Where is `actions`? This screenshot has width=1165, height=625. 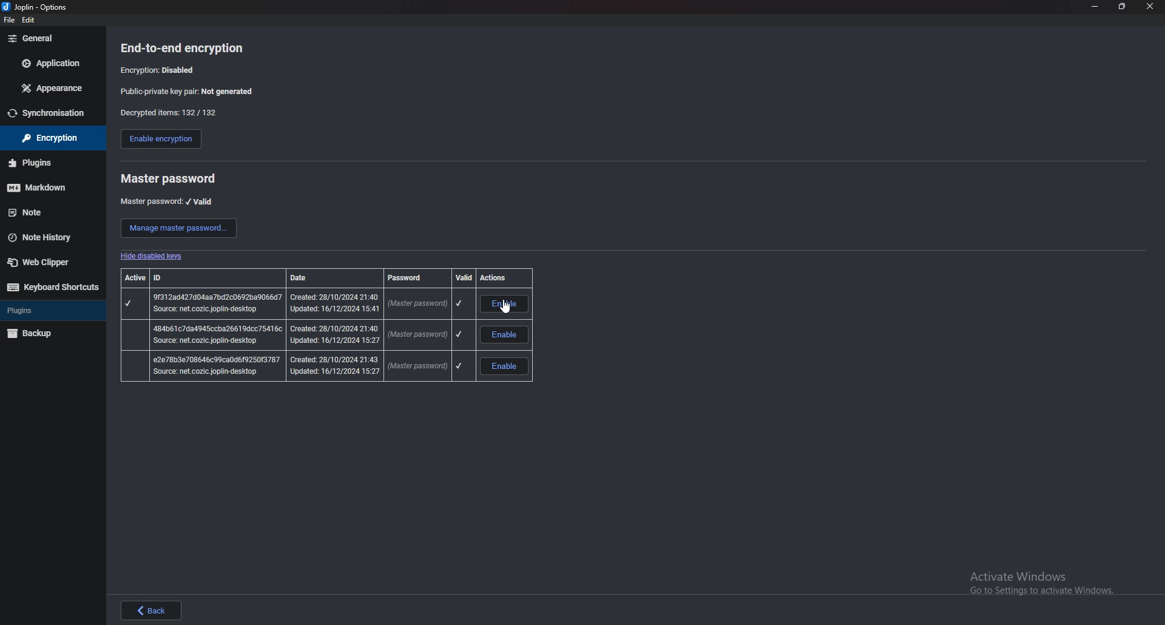 actions is located at coordinates (501, 278).